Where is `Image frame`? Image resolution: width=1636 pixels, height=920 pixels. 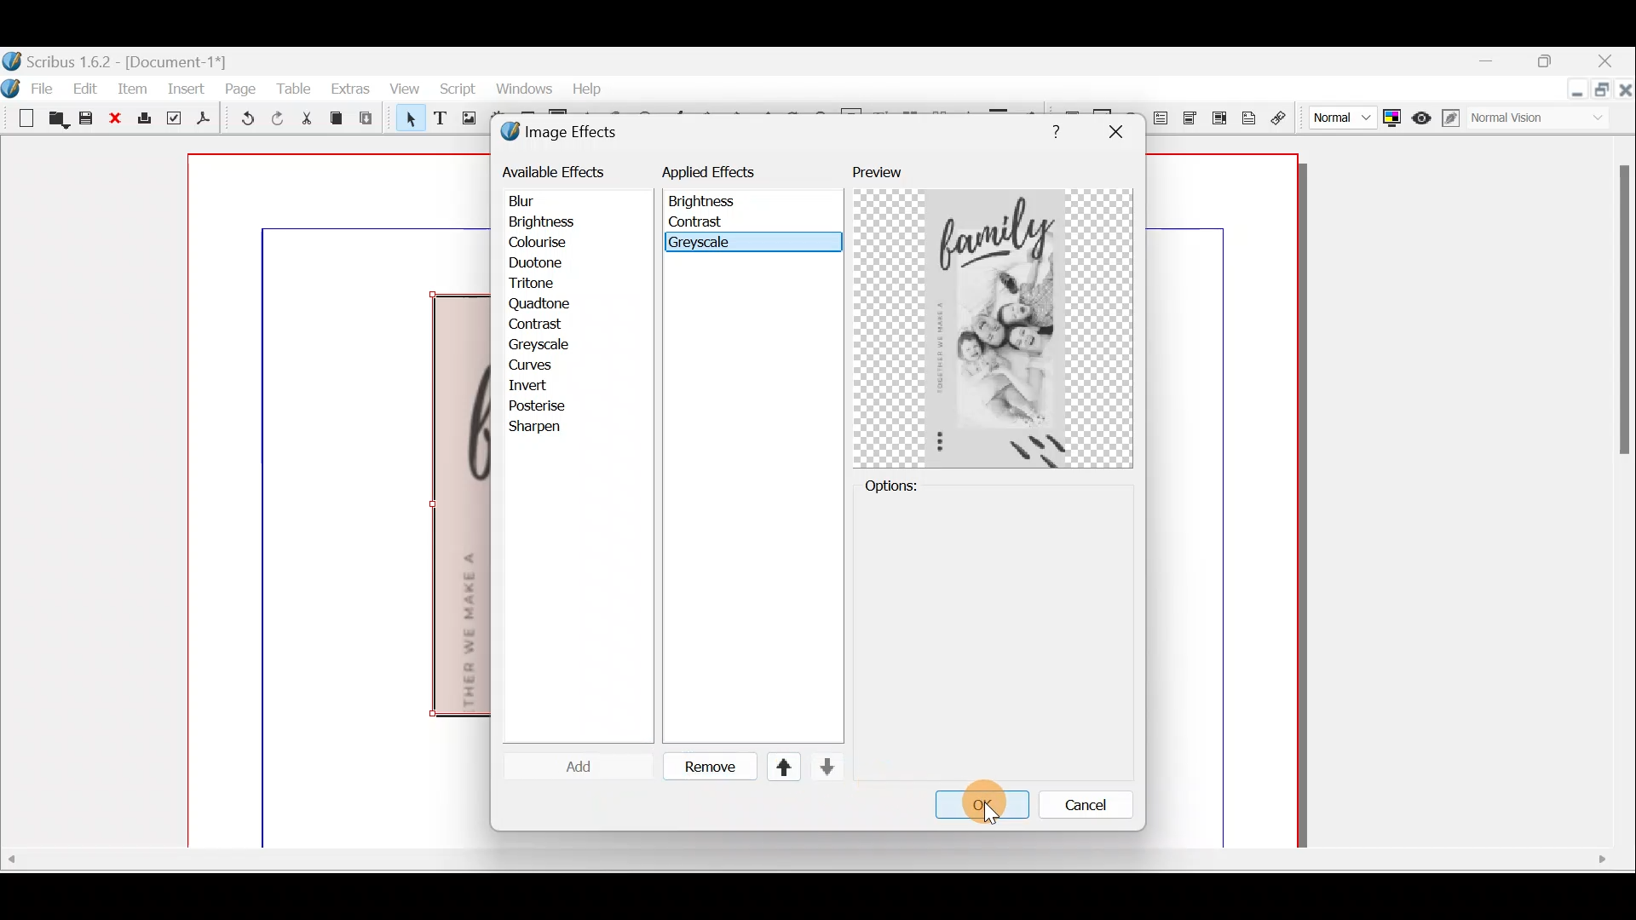 Image frame is located at coordinates (464, 118).